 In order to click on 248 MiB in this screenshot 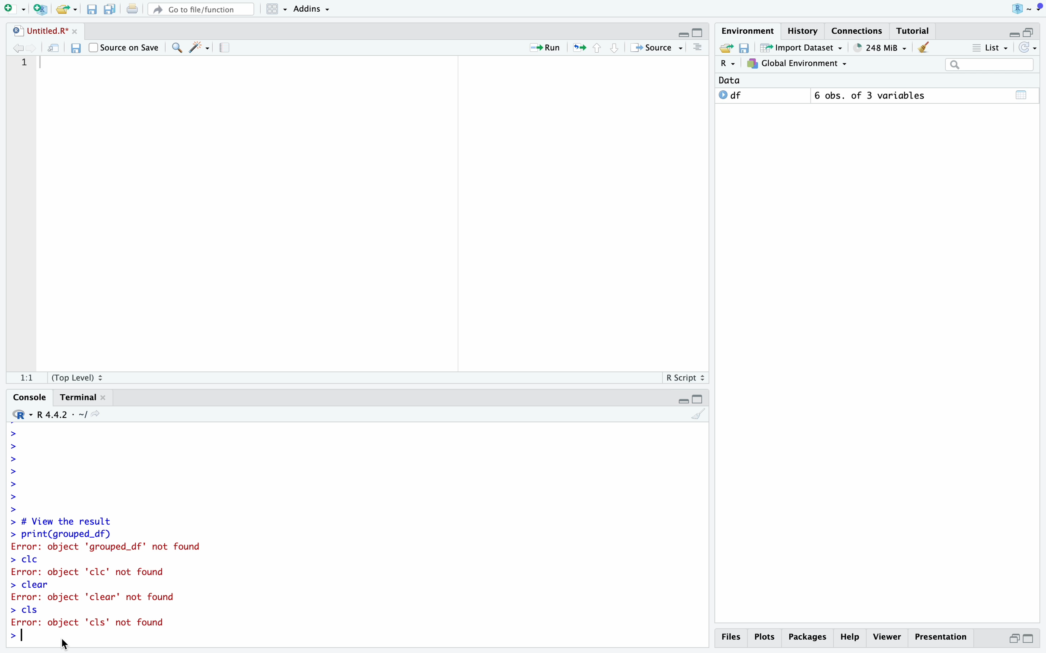, I will do `click(880, 48)`.